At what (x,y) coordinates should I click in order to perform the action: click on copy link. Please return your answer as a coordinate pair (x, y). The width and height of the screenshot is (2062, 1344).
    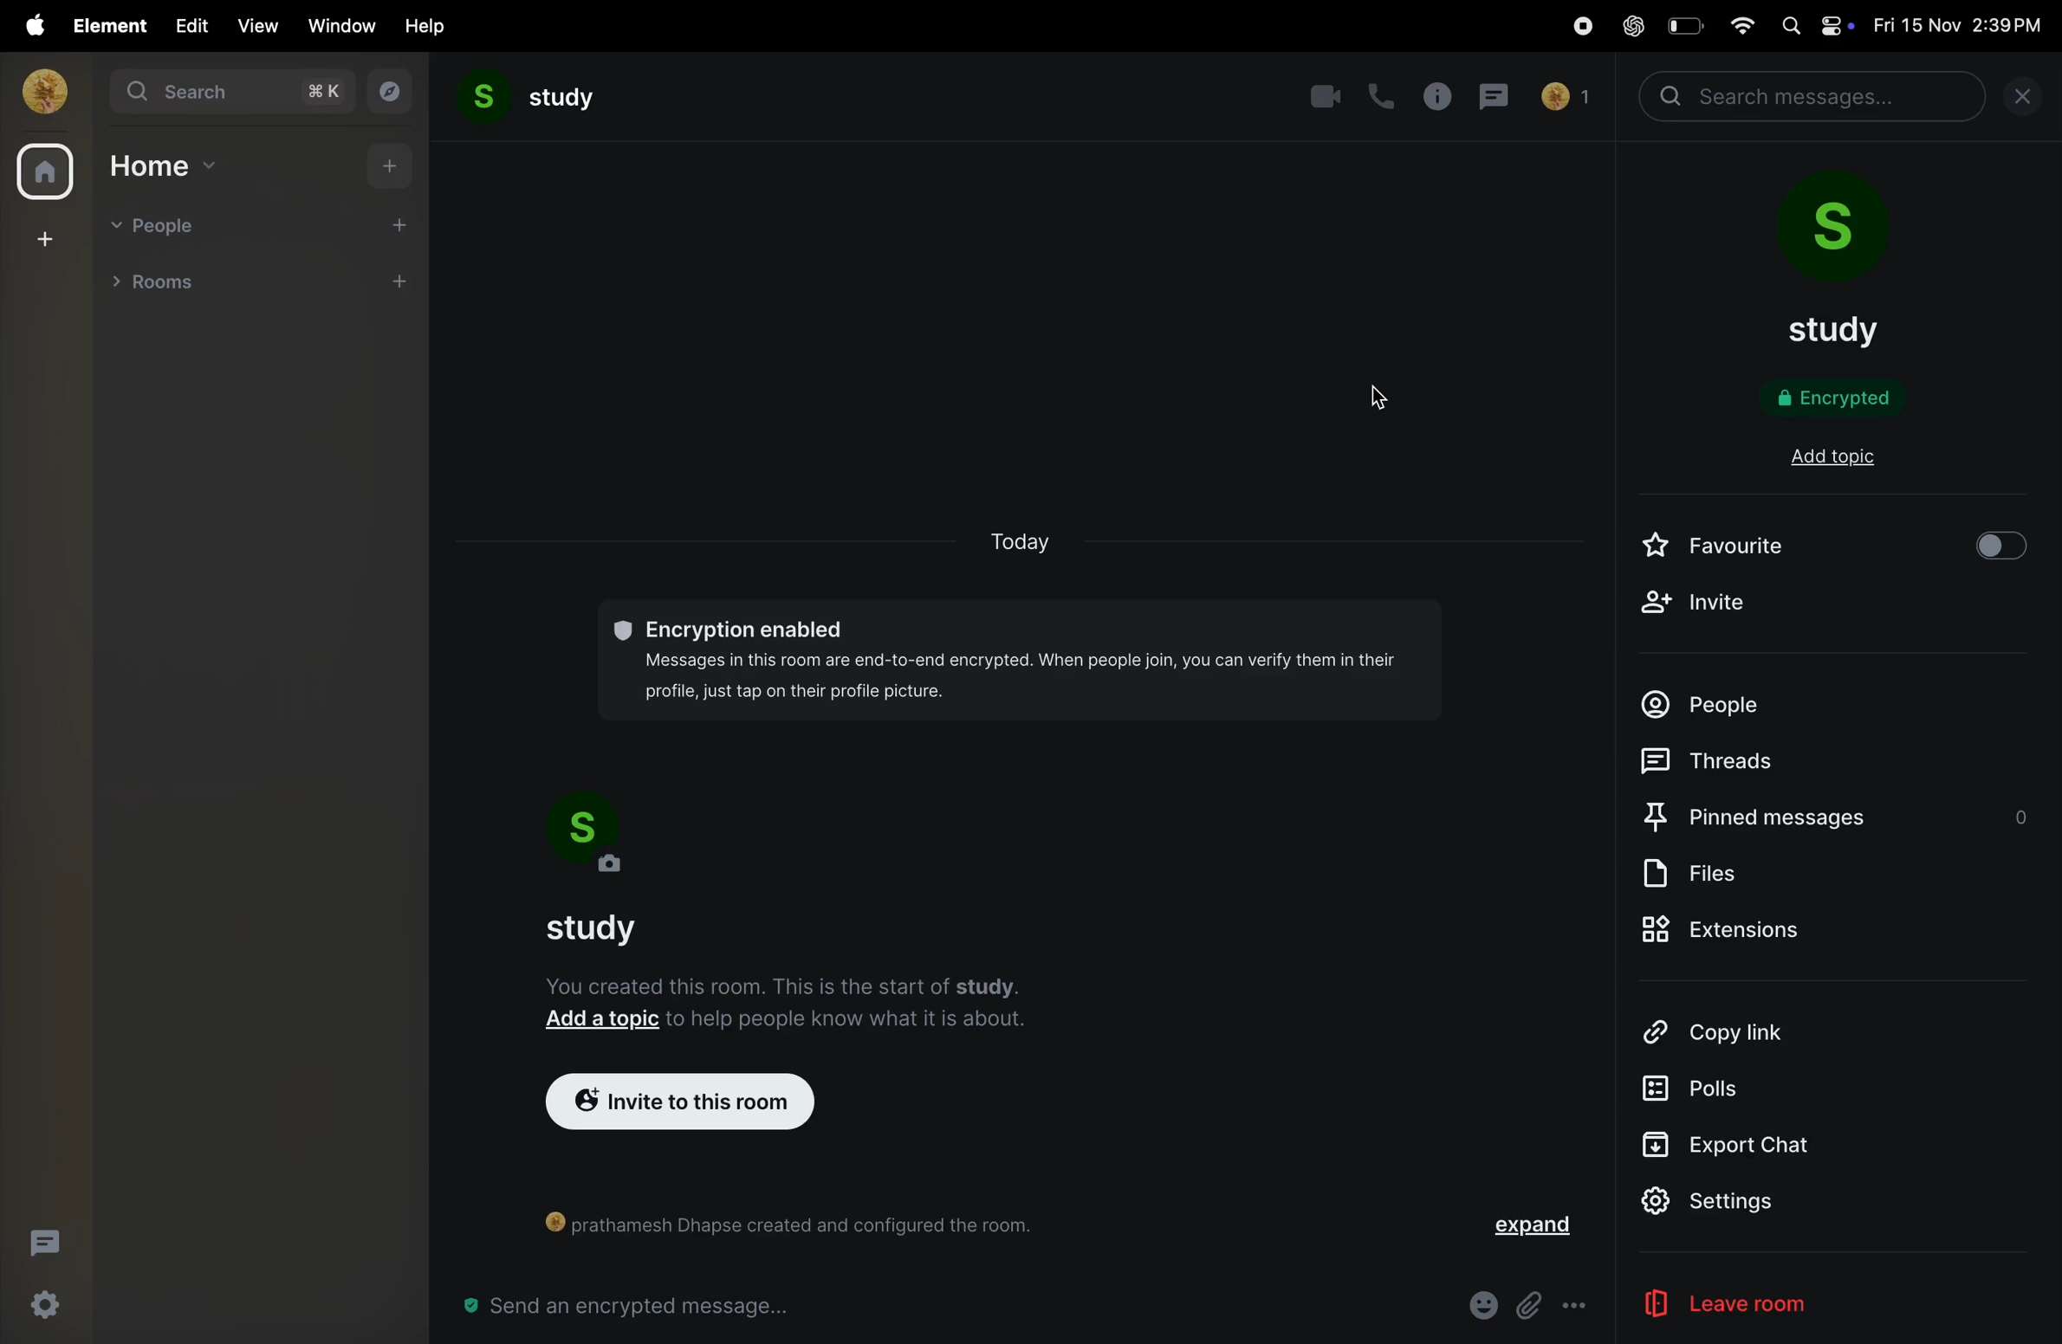
    Looking at the image, I should click on (1744, 1031).